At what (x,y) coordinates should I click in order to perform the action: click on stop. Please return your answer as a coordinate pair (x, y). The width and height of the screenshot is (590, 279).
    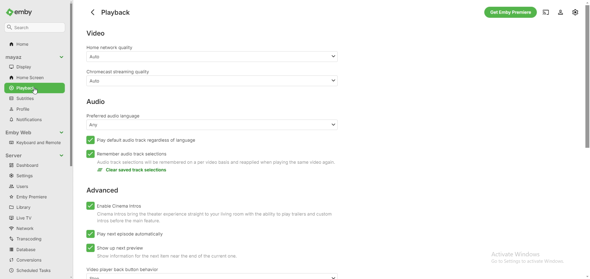
    Looking at the image, I should click on (210, 277).